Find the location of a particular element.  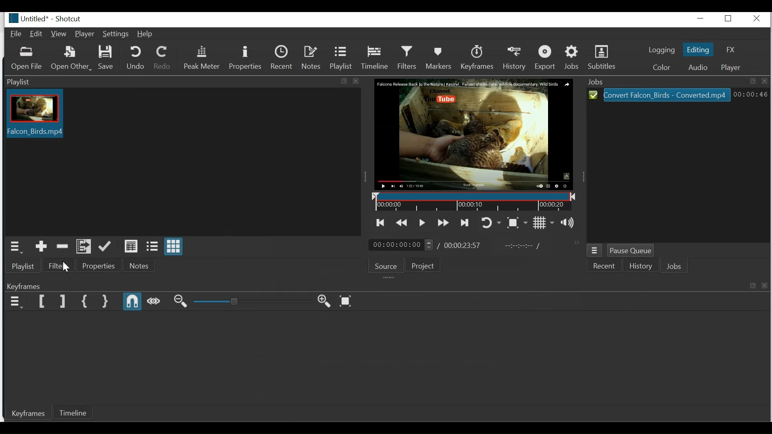

Filters is located at coordinates (407, 57).